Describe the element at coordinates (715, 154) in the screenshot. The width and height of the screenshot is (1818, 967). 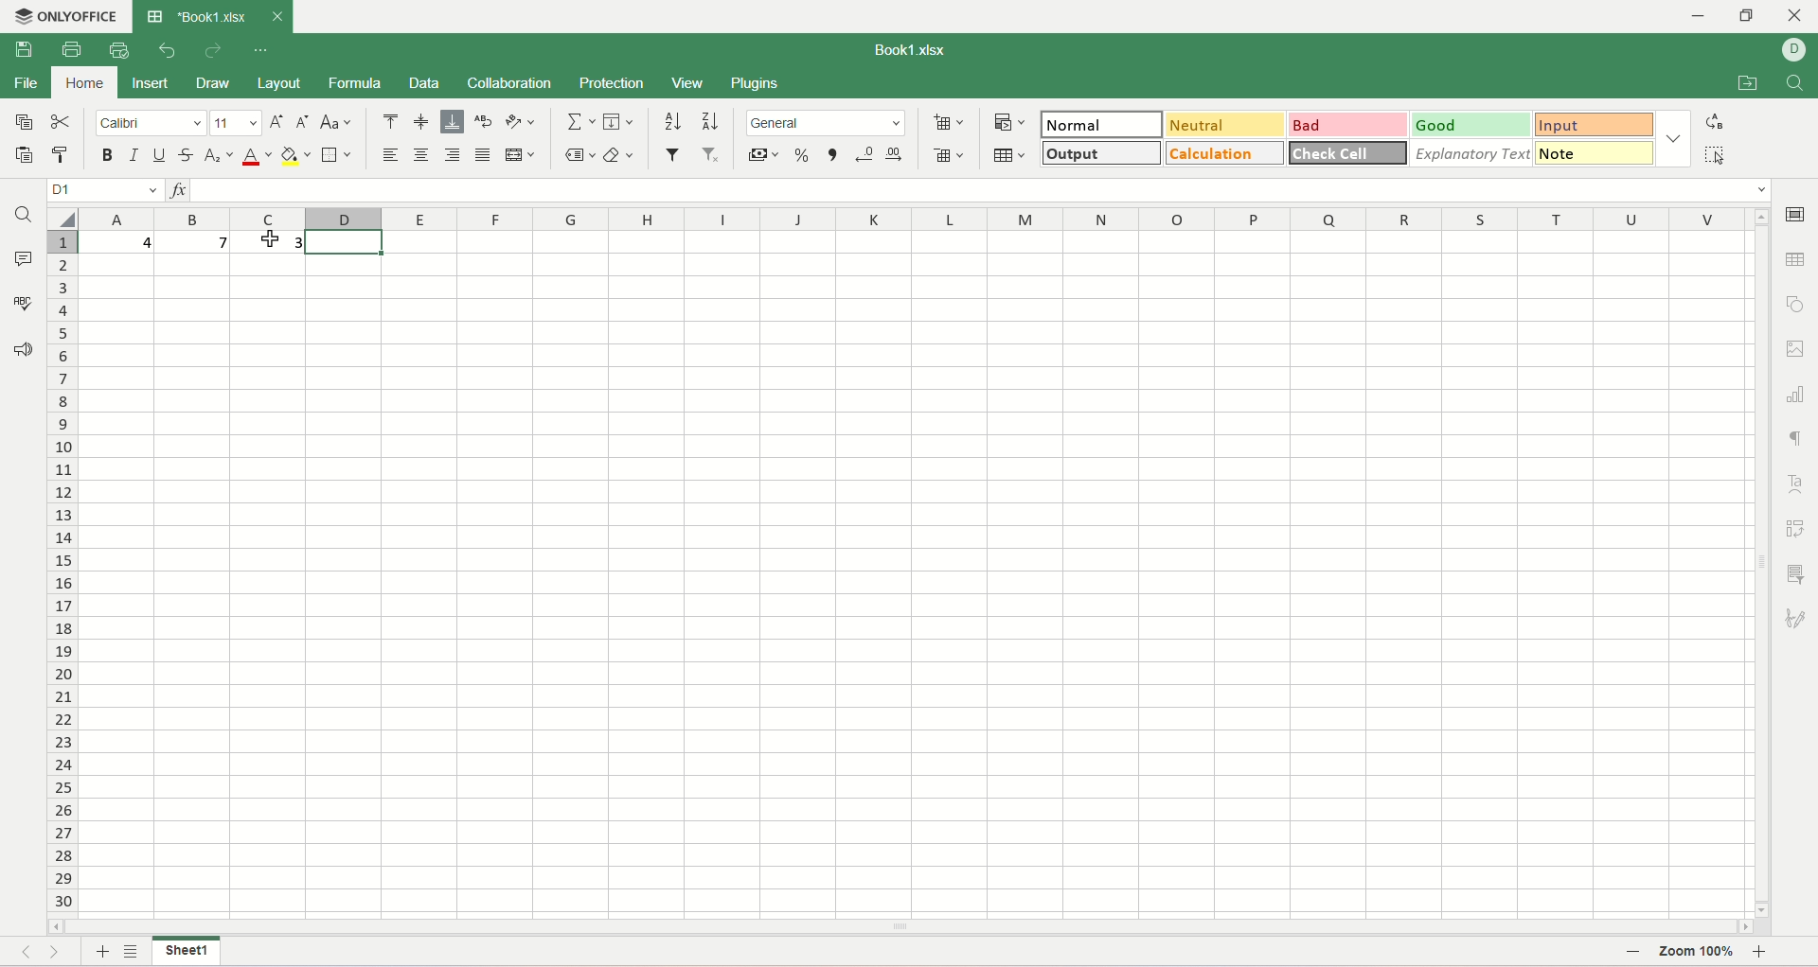
I see `remove filter` at that location.